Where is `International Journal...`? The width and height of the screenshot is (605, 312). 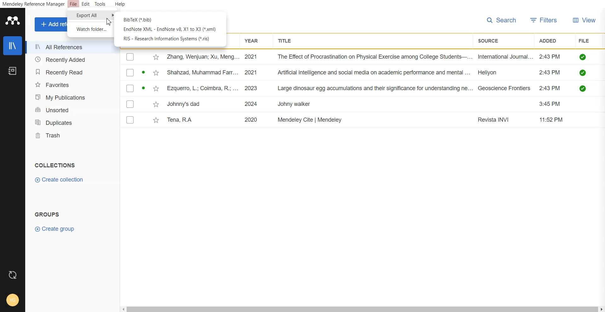 International Journal... is located at coordinates (506, 57).